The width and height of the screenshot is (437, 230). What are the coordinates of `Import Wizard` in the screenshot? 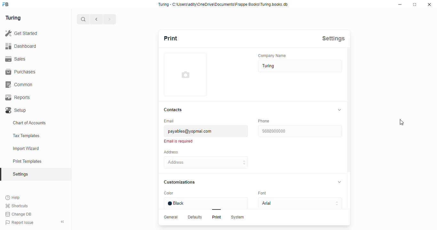 It's located at (35, 148).